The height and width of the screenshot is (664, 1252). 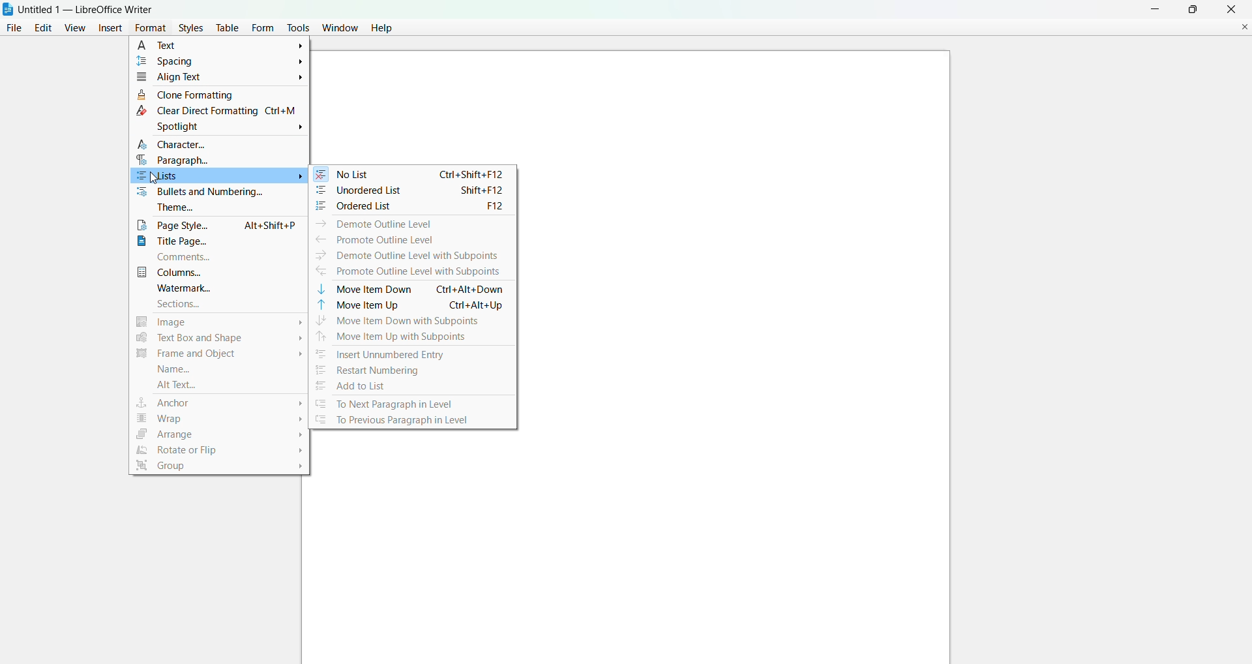 What do you see at coordinates (219, 470) in the screenshot?
I see `group` at bounding box center [219, 470].